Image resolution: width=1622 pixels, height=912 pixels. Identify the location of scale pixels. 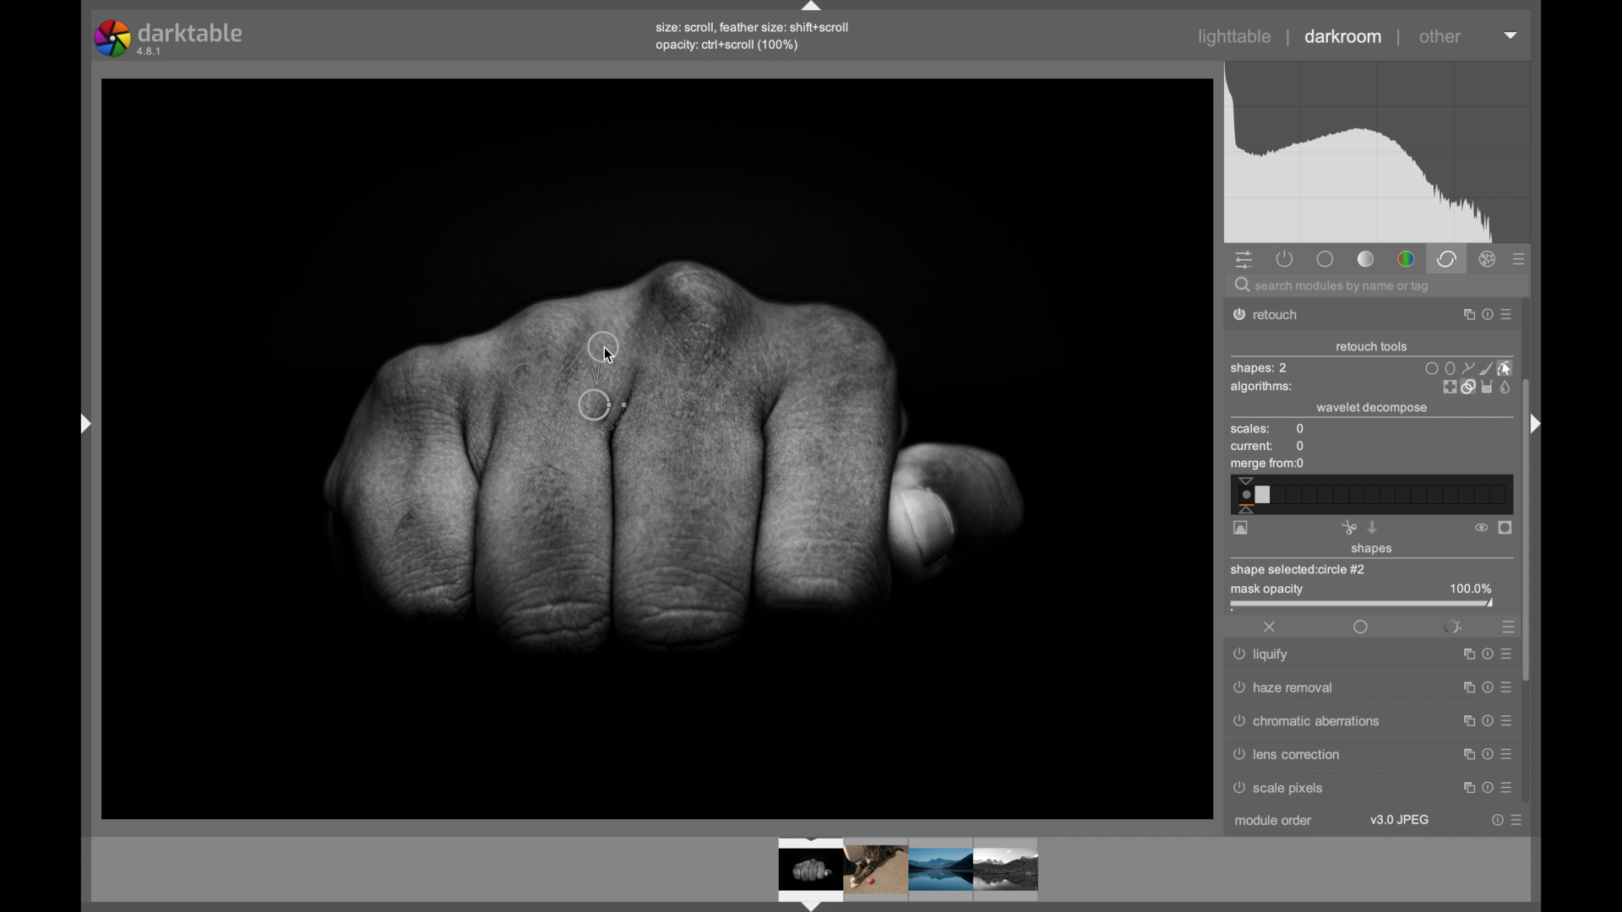
(1285, 790).